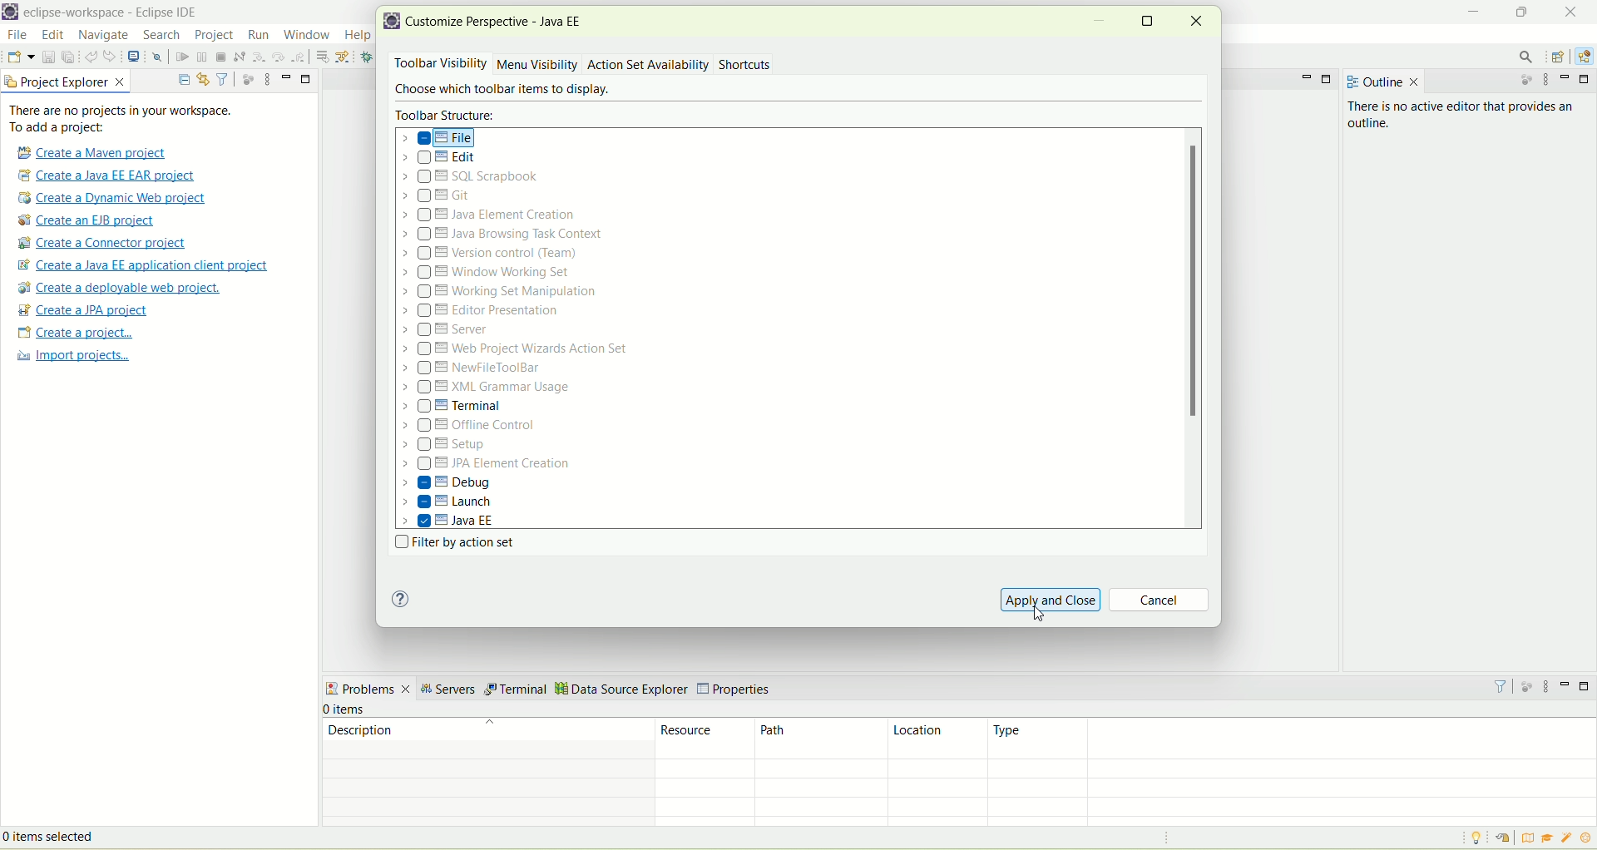 The image size is (1597, 850). What do you see at coordinates (621, 688) in the screenshot?
I see `data source explorer` at bounding box center [621, 688].